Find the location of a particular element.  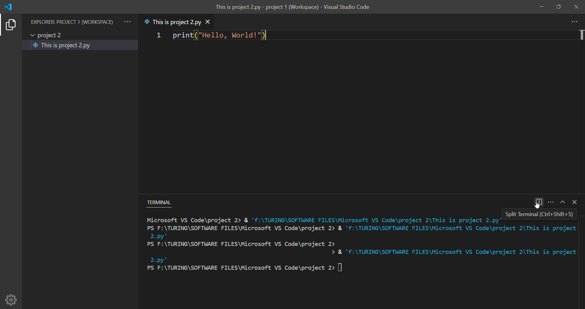

This is project 2.py is located at coordinates (65, 46).